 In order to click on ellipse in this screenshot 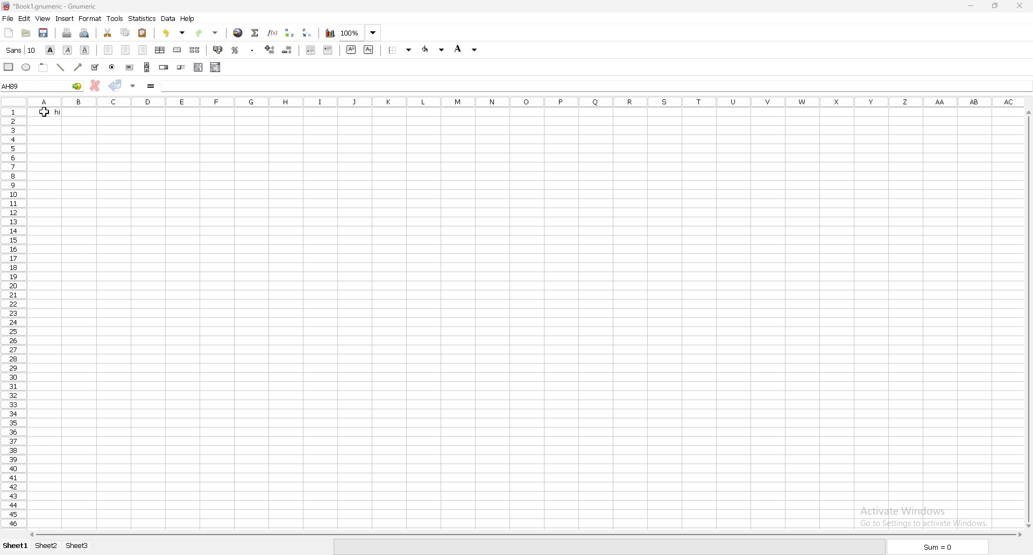, I will do `click(27, 67)`.